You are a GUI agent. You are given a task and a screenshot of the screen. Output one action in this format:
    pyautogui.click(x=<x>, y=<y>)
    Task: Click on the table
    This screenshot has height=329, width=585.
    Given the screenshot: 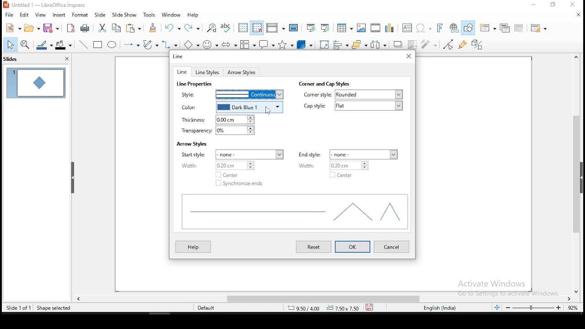 What is the action you would take?
    pyautogui.click(x=345, y=27)
    